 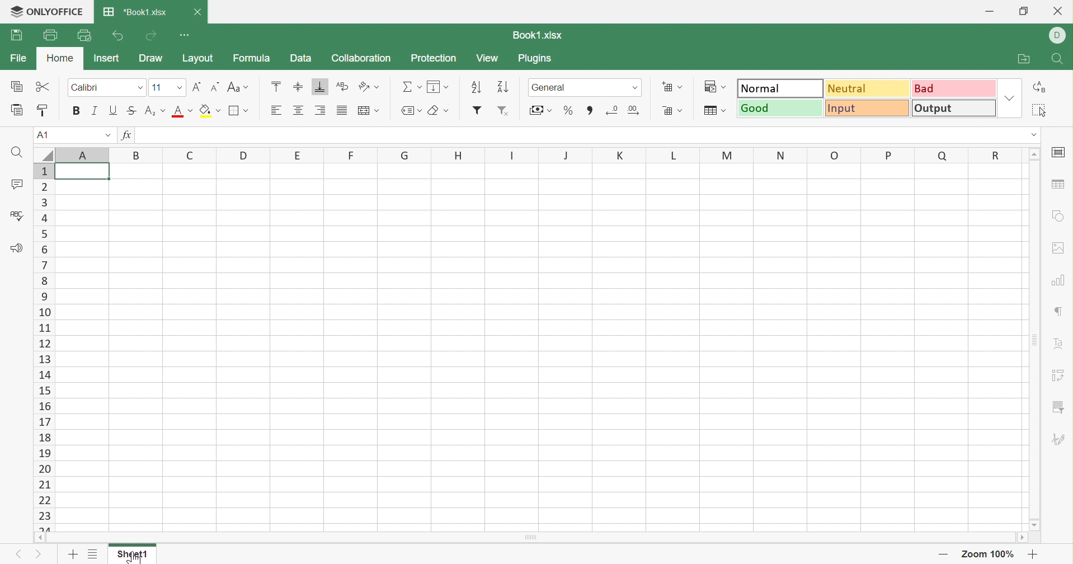 I want to click on Cut, so click(x=45, y=86).